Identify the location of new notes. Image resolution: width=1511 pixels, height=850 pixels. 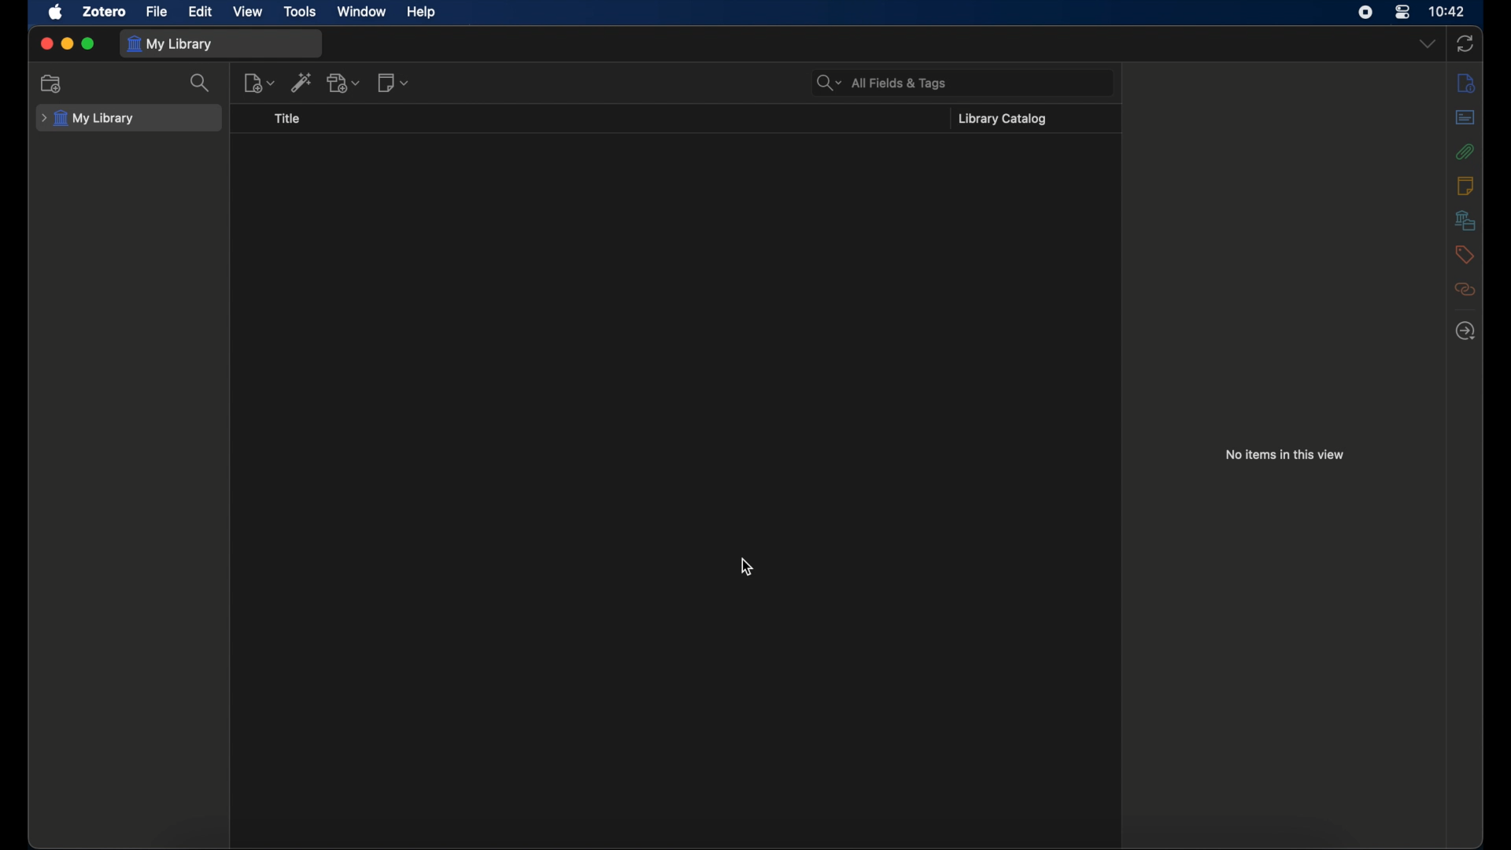
(393, 83).